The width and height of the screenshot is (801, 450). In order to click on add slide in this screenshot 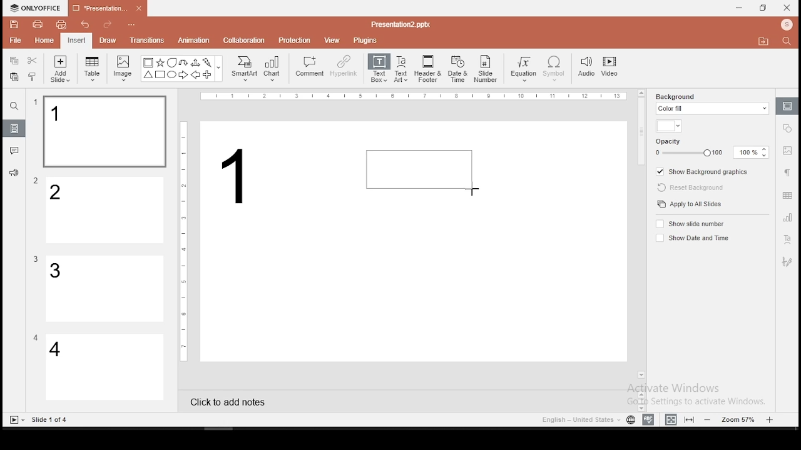, I will do `click(60, 69)`.